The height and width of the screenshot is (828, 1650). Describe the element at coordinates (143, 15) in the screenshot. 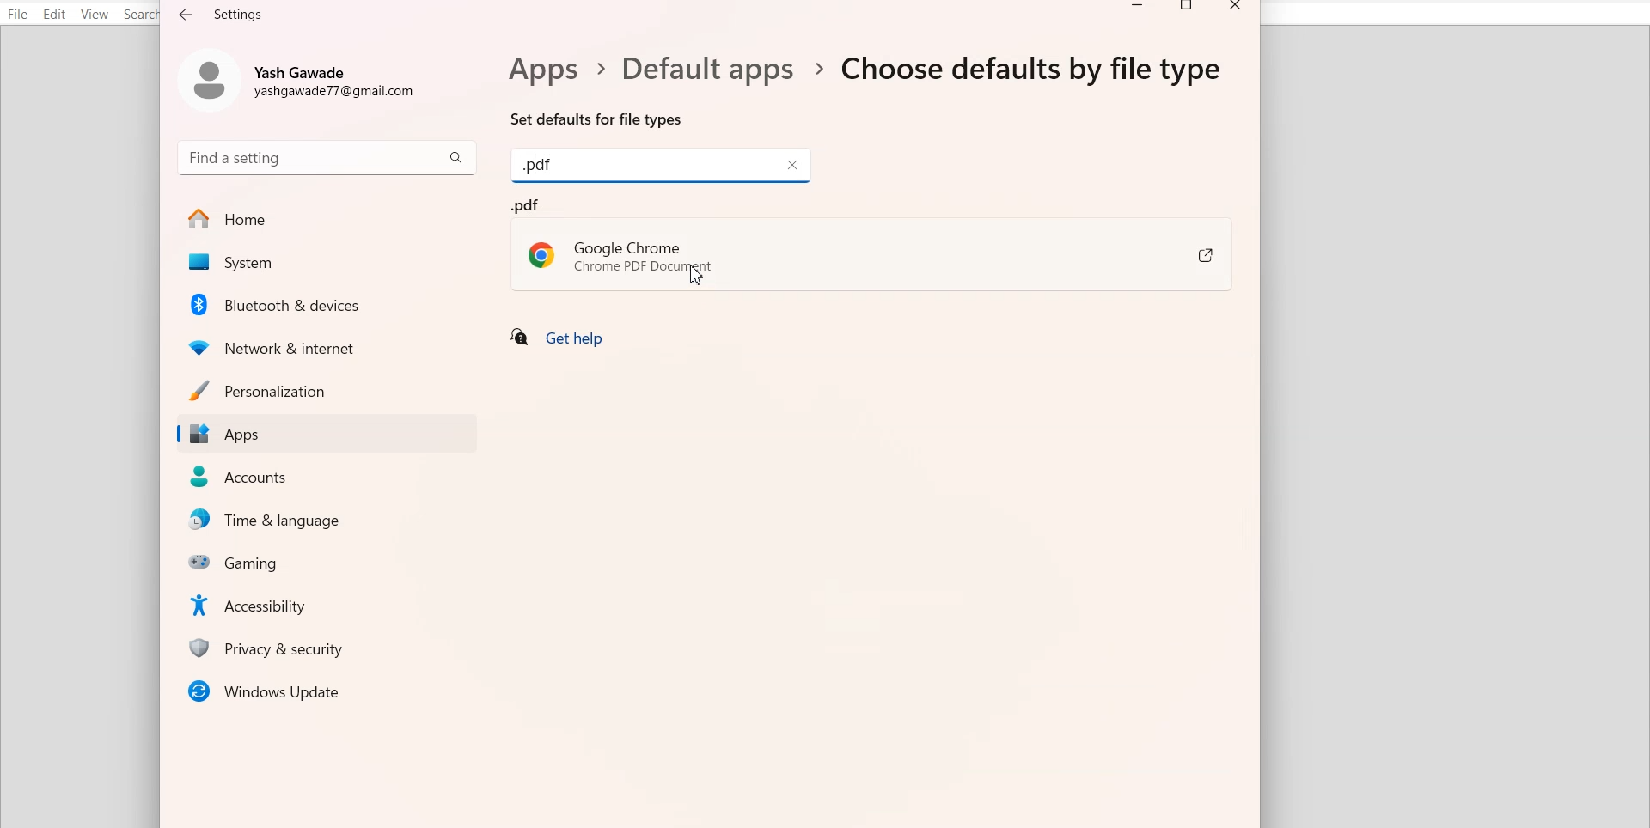

I see `Search` at that location.